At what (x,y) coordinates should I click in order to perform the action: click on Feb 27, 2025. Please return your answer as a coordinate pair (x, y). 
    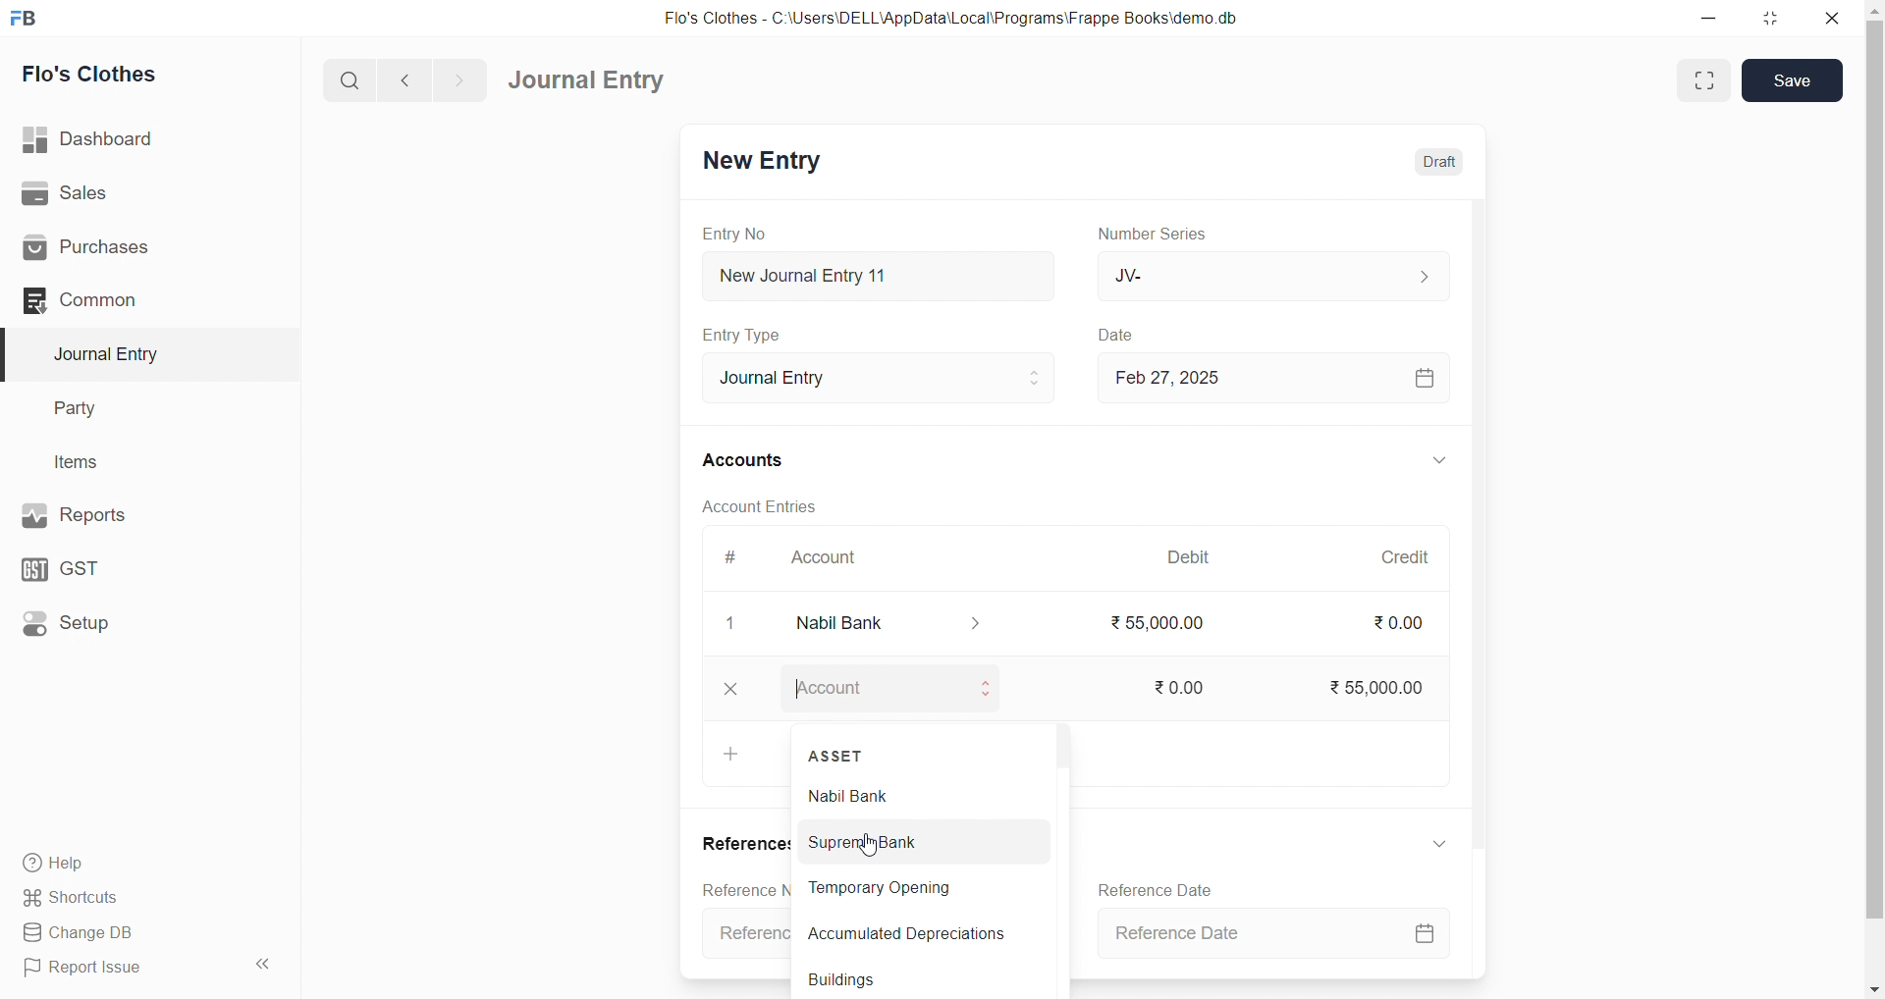
    Looking at the image, I should click on (1282, 378).